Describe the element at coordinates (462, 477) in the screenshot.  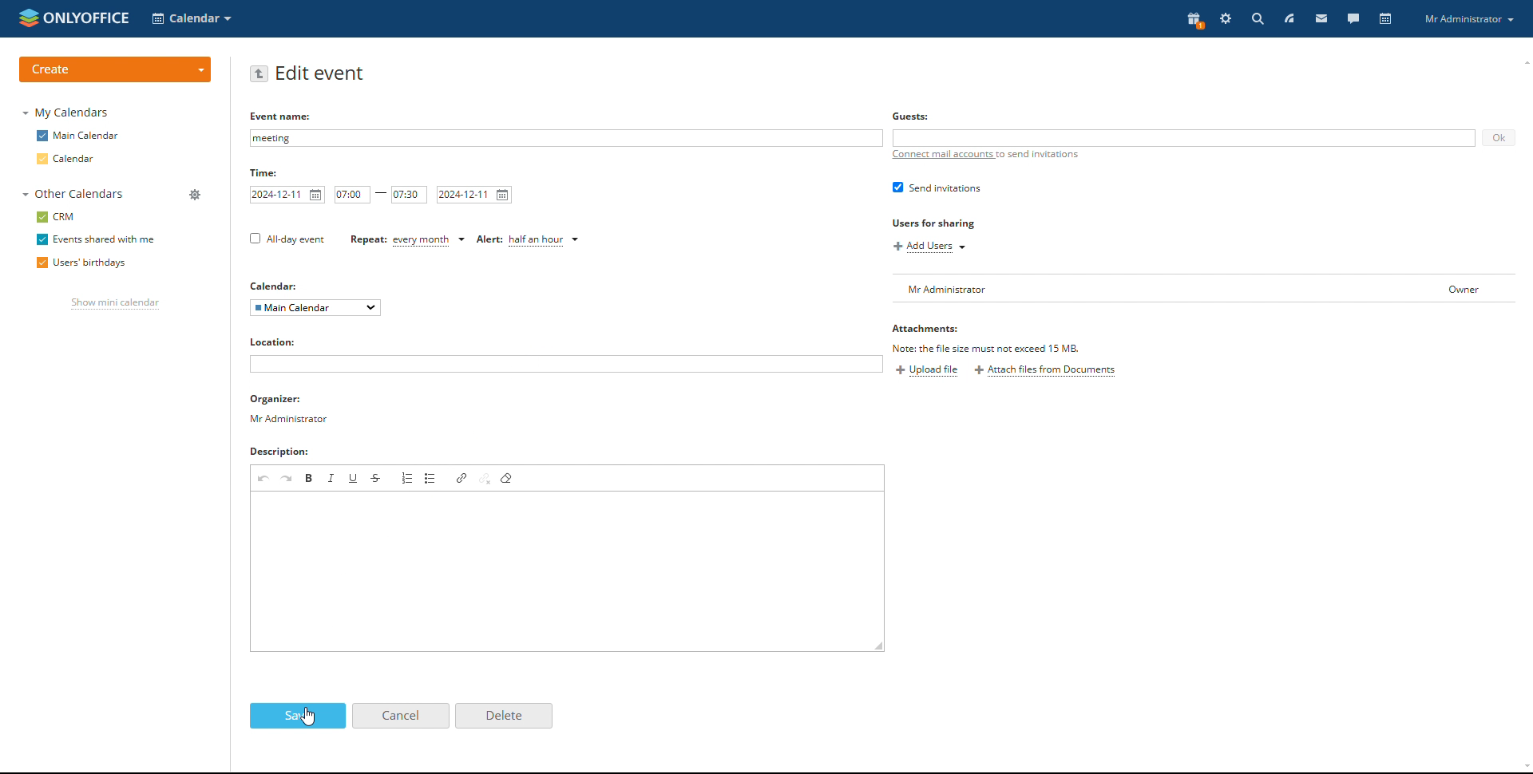
I see `link` at that location.